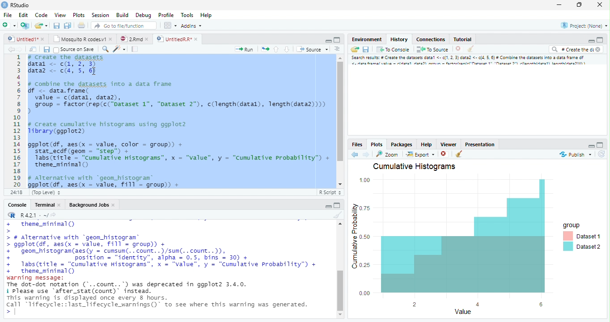 Image resolution: width=610 pixels, height=322 pixels. What do you see at coordinates (74, 50) in the screenshot?
I see `Source on Save` at bounding box center [74, 50].